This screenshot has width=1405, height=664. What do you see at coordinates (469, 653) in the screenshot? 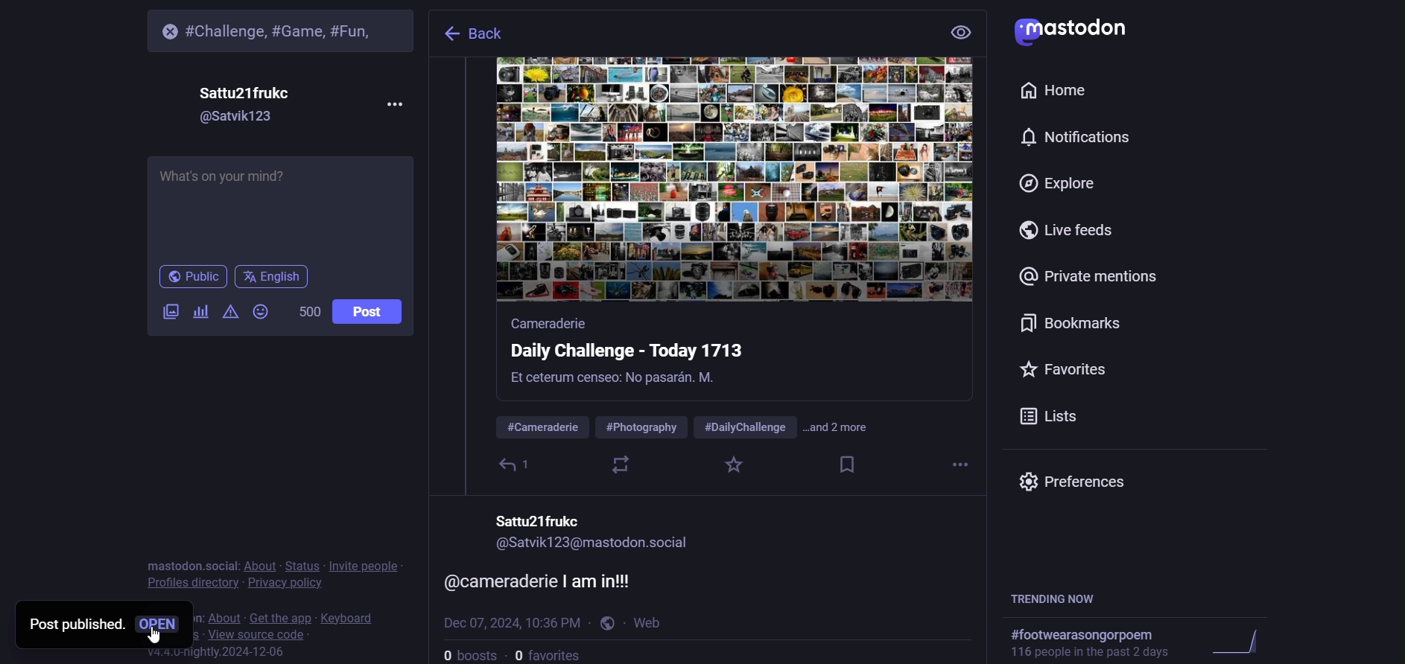
I see `boosts` at bounding box center [469, 653].